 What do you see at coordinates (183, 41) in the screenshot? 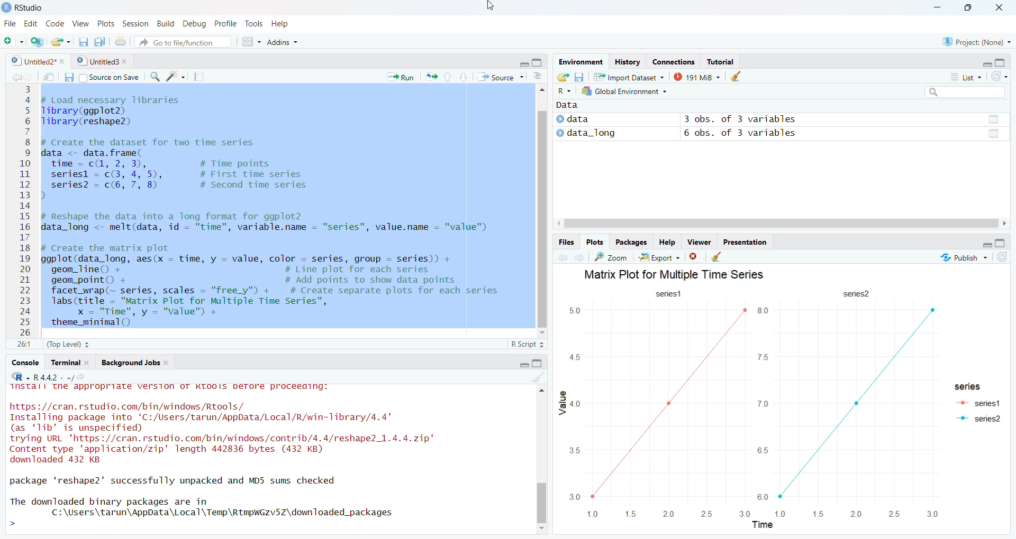
I see `A Go to file/function` at bounding box center [183, 41].